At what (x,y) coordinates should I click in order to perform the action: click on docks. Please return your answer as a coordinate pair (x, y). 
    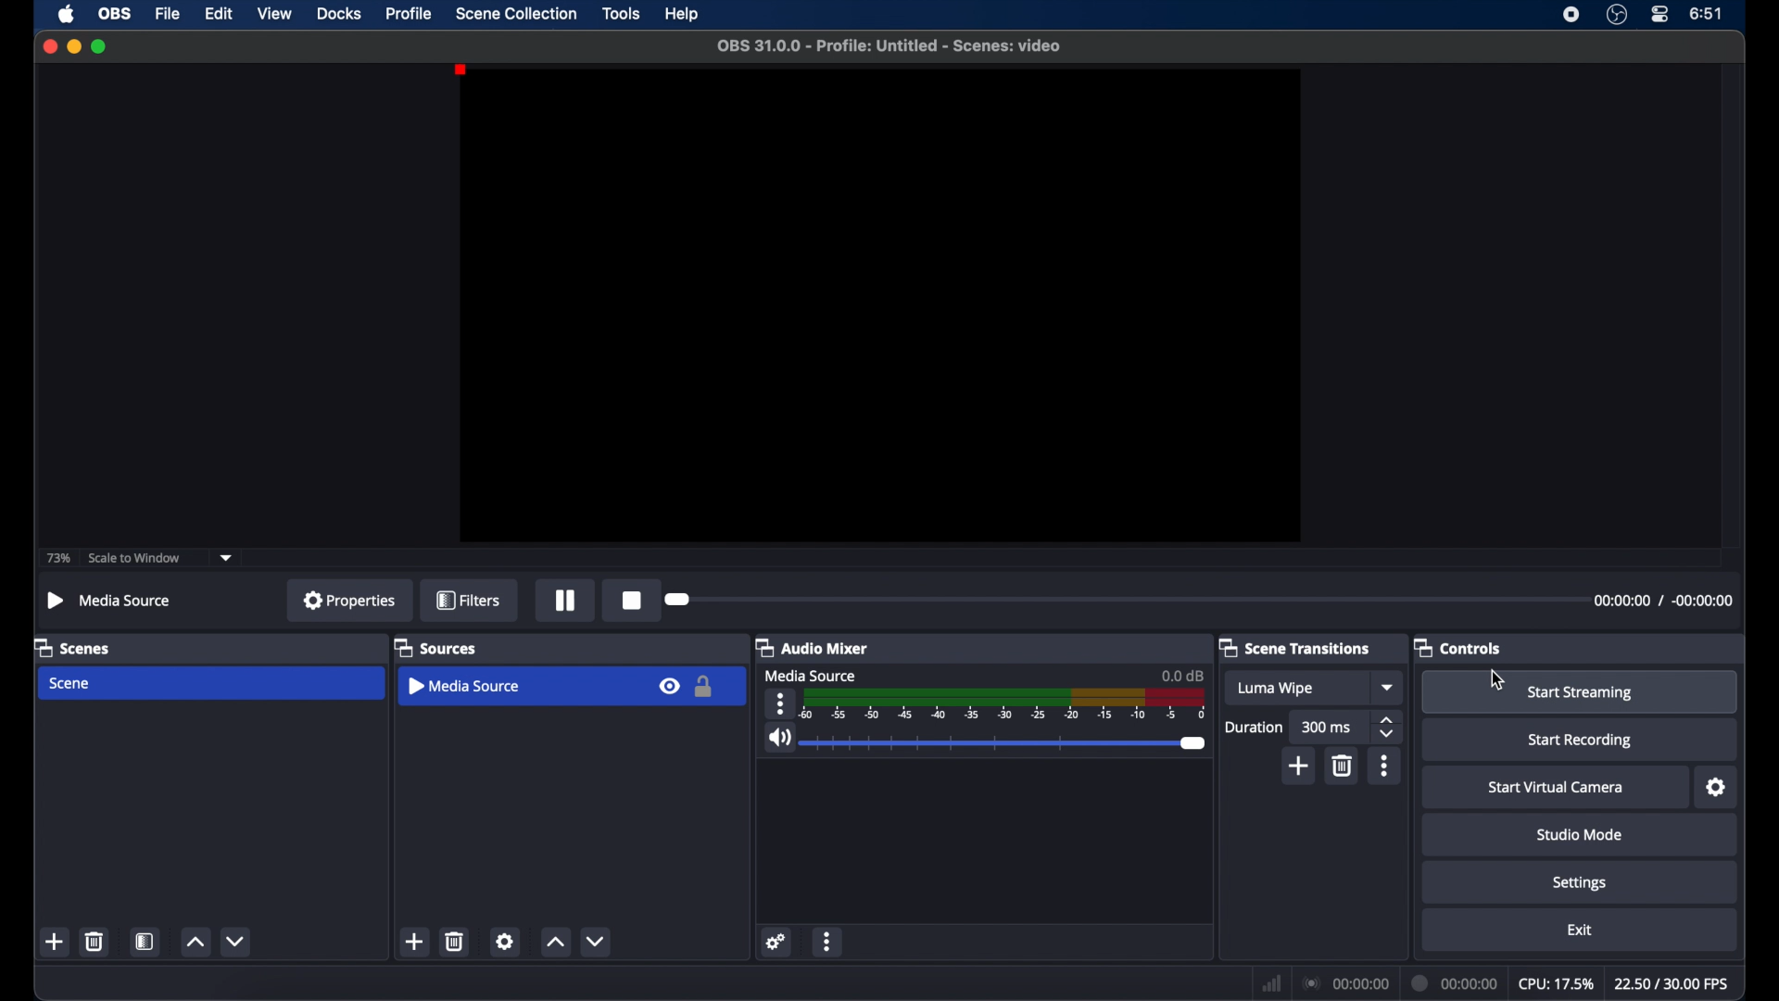
    Looking at the image, I should click on (340, 14).